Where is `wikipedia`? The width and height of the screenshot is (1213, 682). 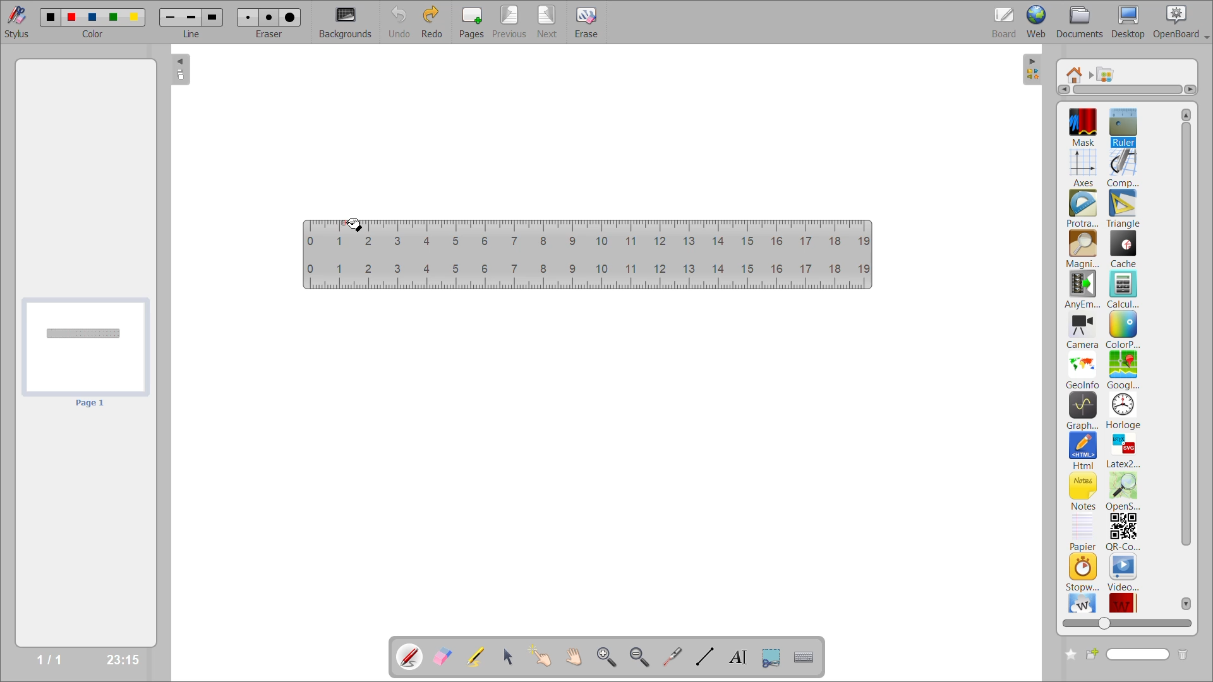 wikipedia is located at coordinates (1082, 602).